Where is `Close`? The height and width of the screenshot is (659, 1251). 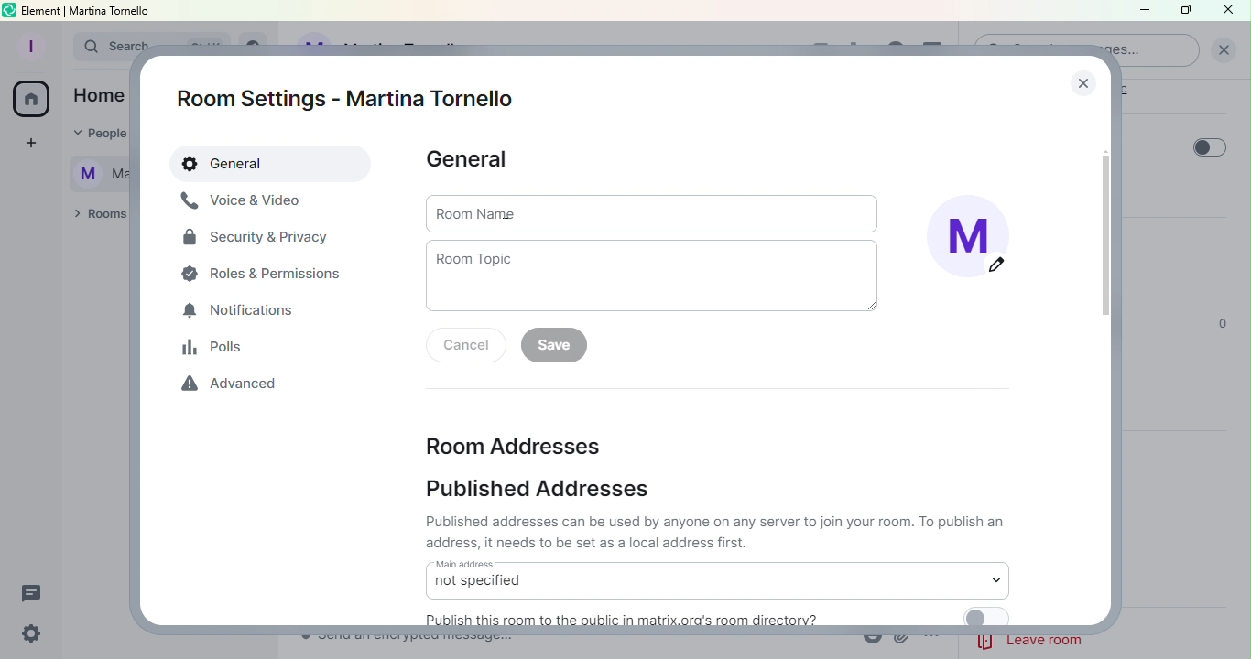 Close is located at coordinates (1233, 11).